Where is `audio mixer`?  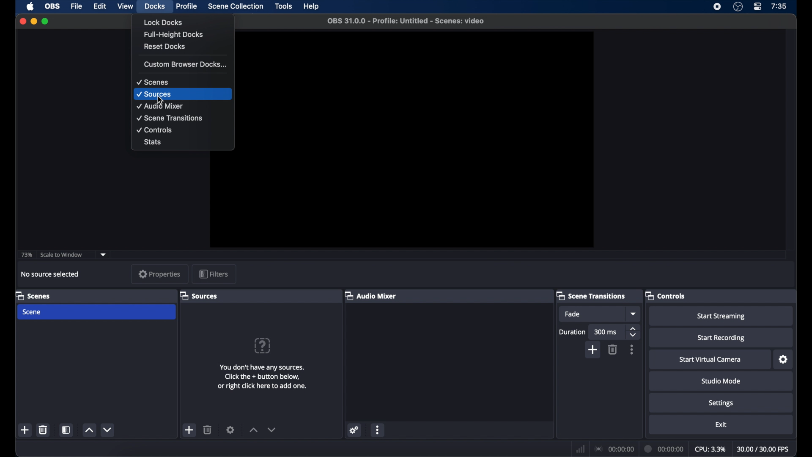 audio mixer is located at coordinates (370, 295).